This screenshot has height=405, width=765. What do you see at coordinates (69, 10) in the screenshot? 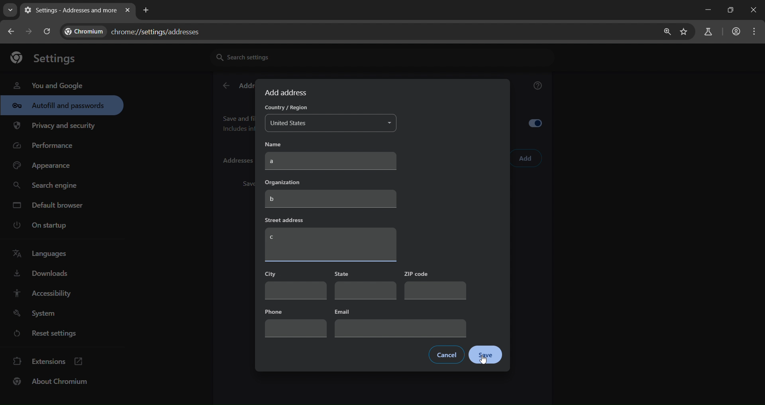
I see `current page` at bounding box center [69, 10].